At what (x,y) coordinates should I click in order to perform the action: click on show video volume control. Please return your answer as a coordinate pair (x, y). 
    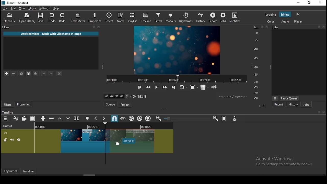
    Looking at the image, I should click on (214, 86).